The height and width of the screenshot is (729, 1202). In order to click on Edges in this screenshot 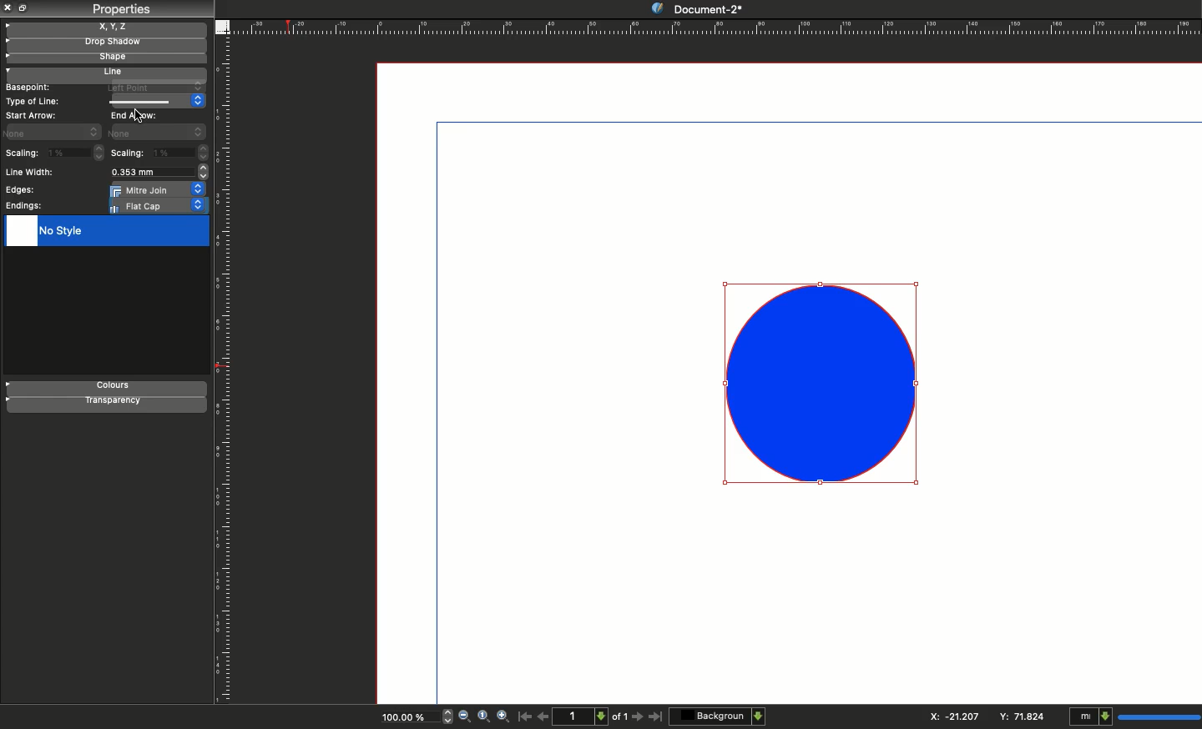, I will do `click(18, 190)`.